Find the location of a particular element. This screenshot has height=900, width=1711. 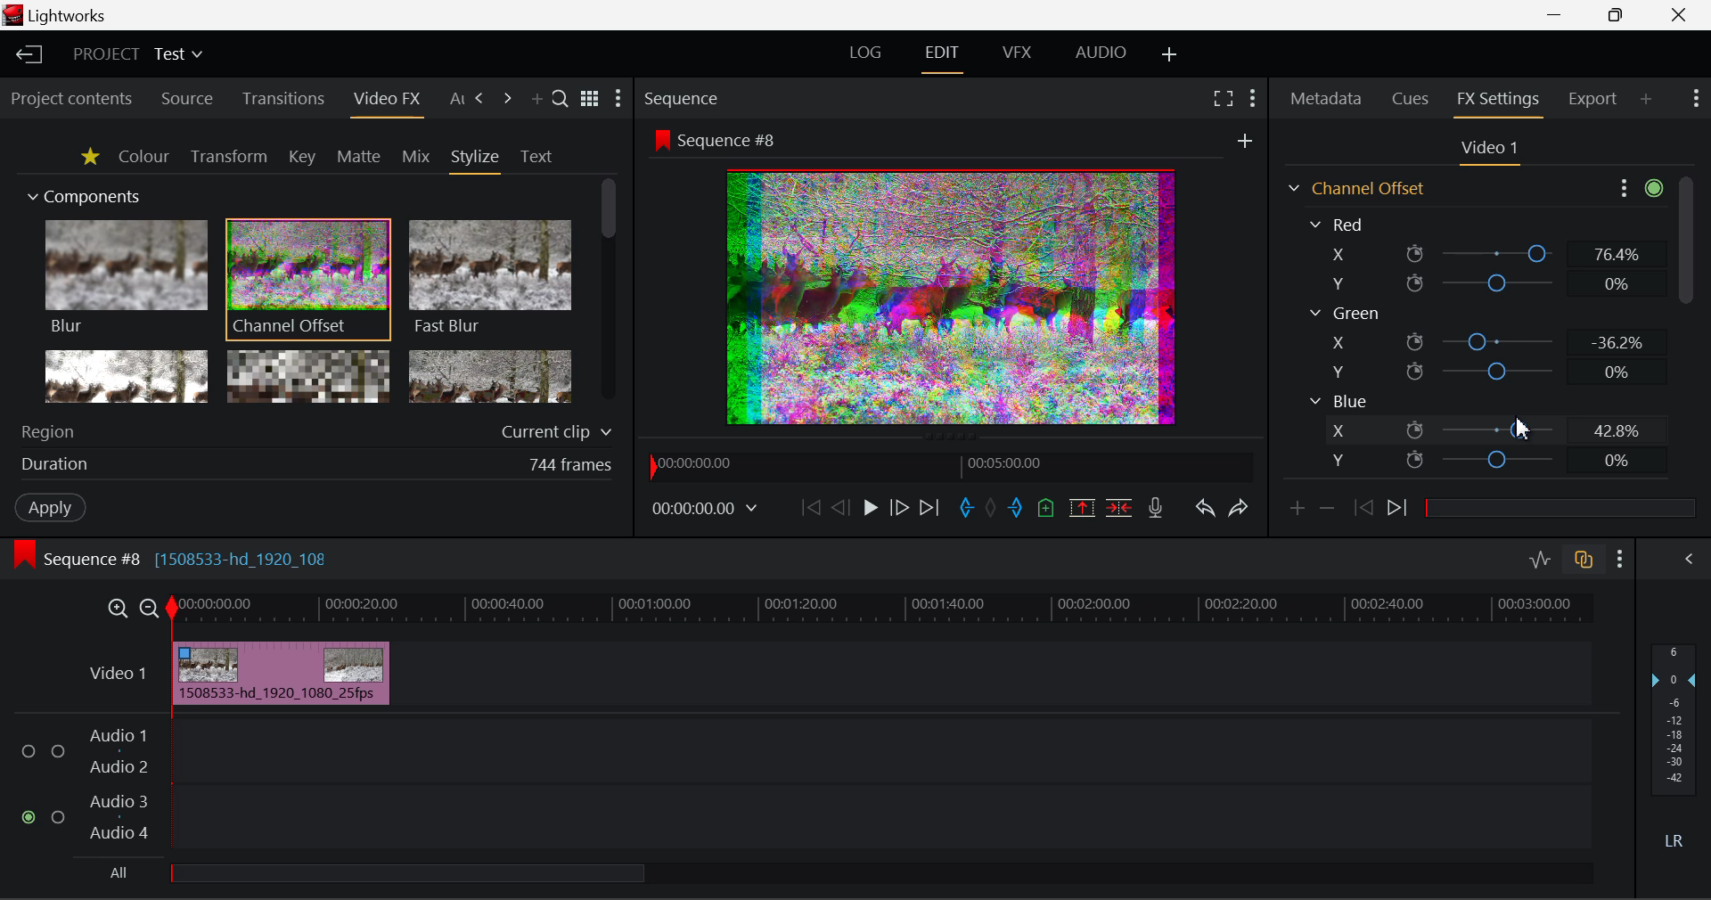

Add keyframe is located at coordinates (1296, 513).